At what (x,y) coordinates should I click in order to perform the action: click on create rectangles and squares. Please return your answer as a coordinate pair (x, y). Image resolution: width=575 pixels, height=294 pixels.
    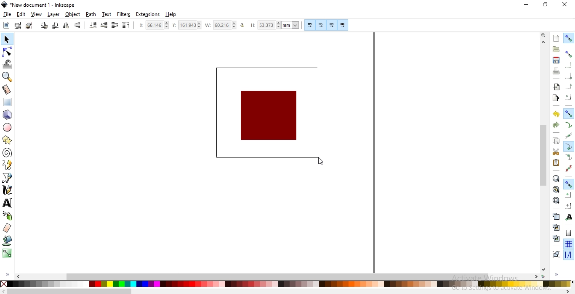
    Looking at the image, I should click on (8, 102).